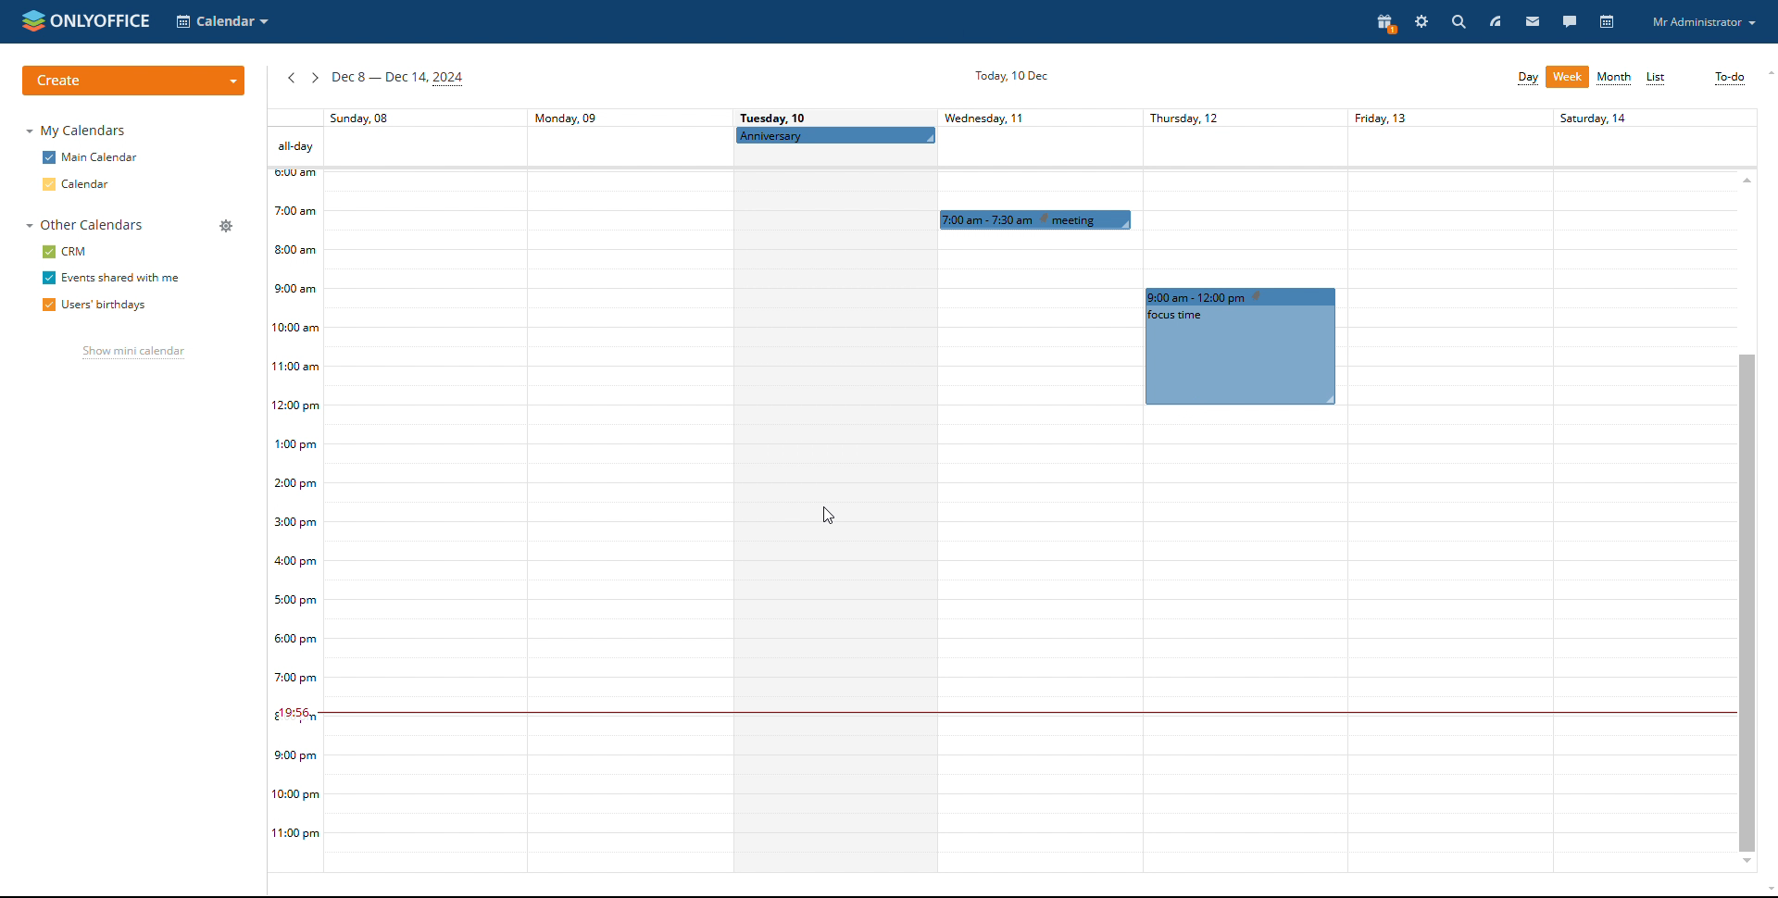  I want to click on day view, so click(1527, 78).